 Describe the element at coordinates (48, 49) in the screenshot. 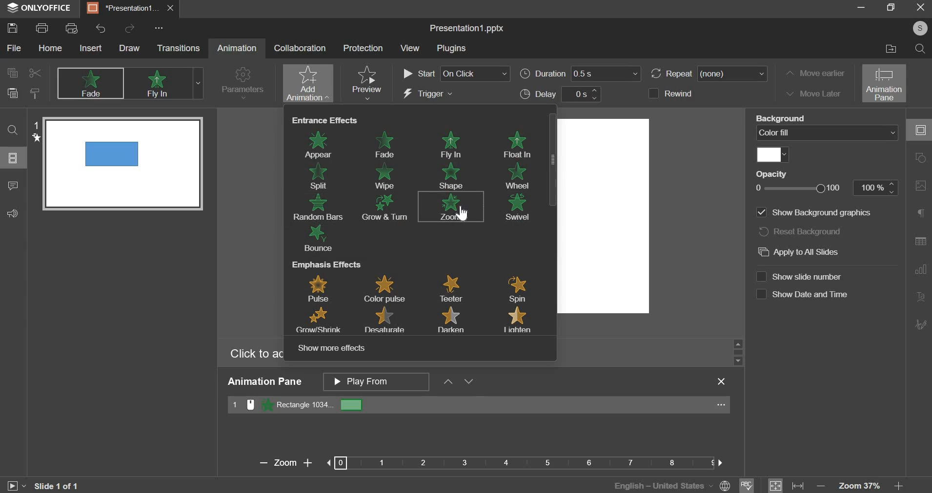

I see `home` at that location.